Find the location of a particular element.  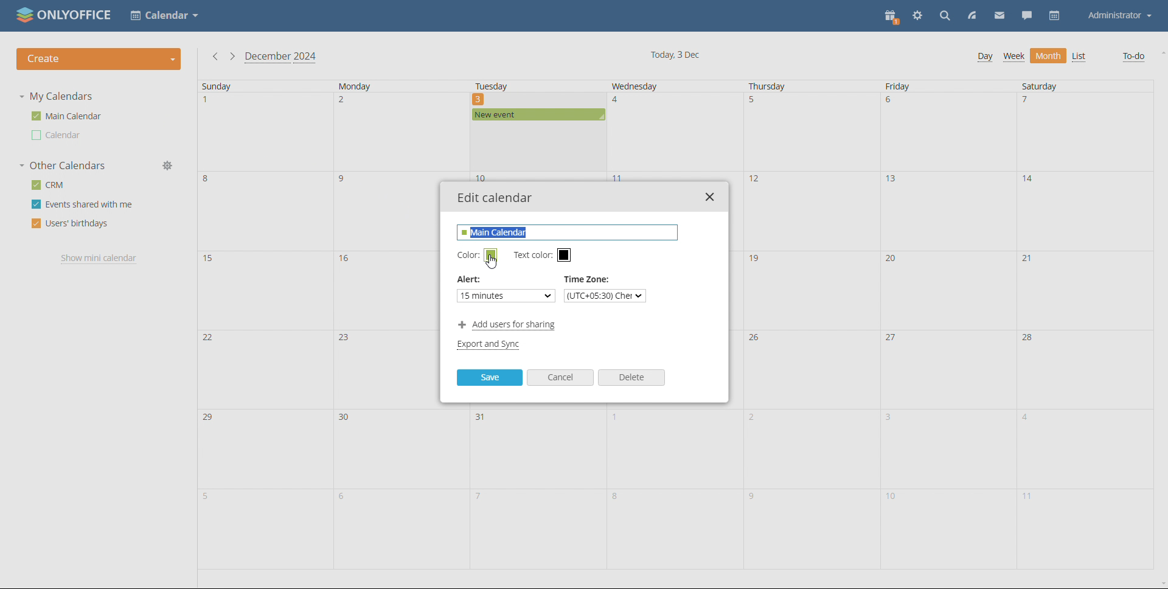

tuesday is located at coordinates (521, 86).